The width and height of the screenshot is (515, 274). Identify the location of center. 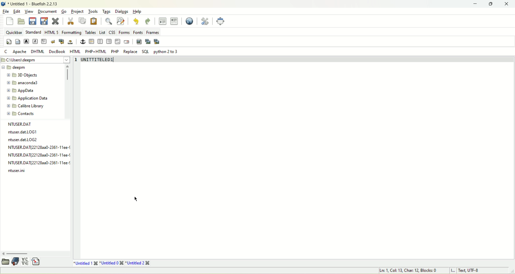
(100, 41).